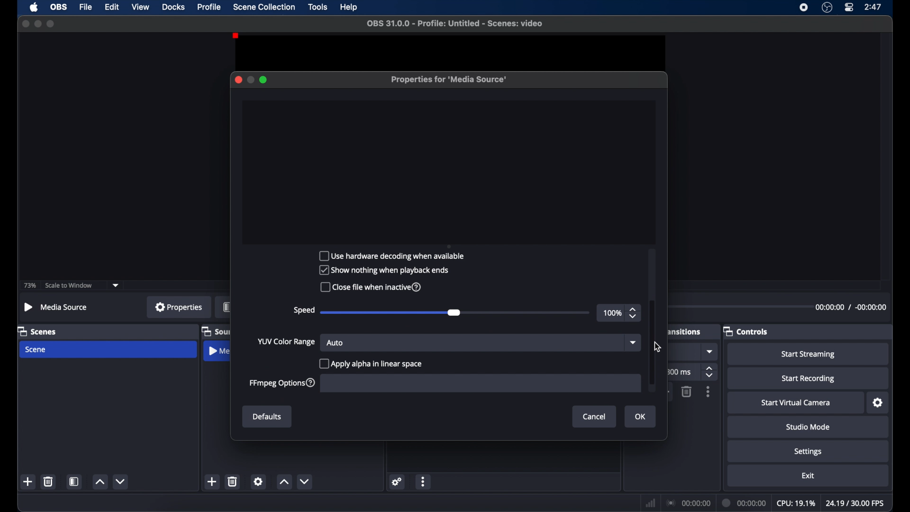  I want to click on studio mode, so click(808, 428).